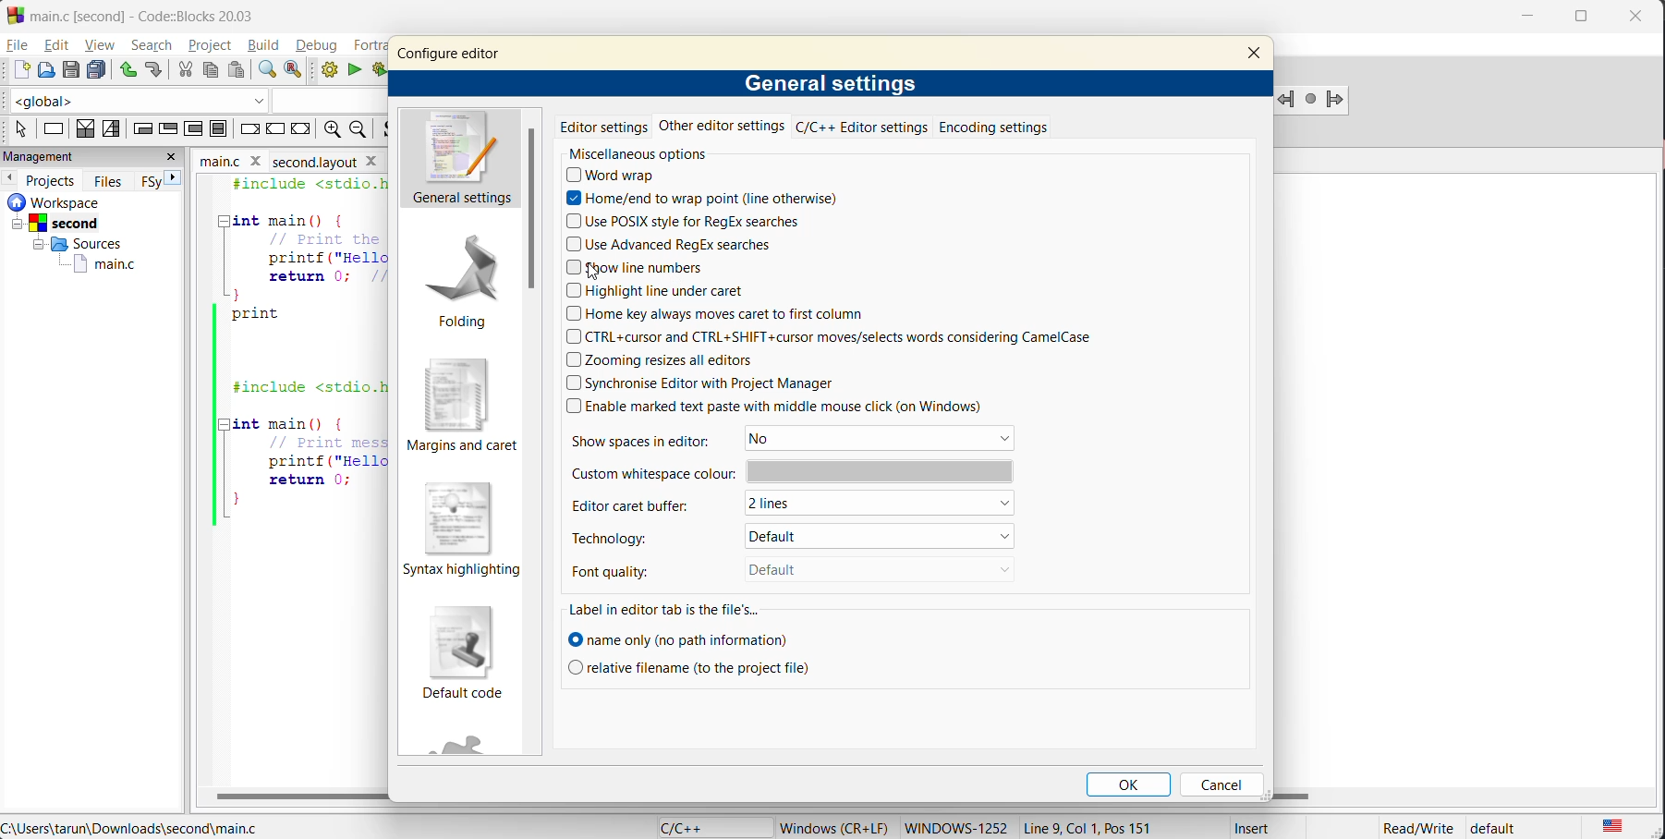 This screenshot has height=839, width=1665. What do you see at coordinates (141, 129) in the screenshot?
I see `entry condition loop` at bounding box center [141, 129].